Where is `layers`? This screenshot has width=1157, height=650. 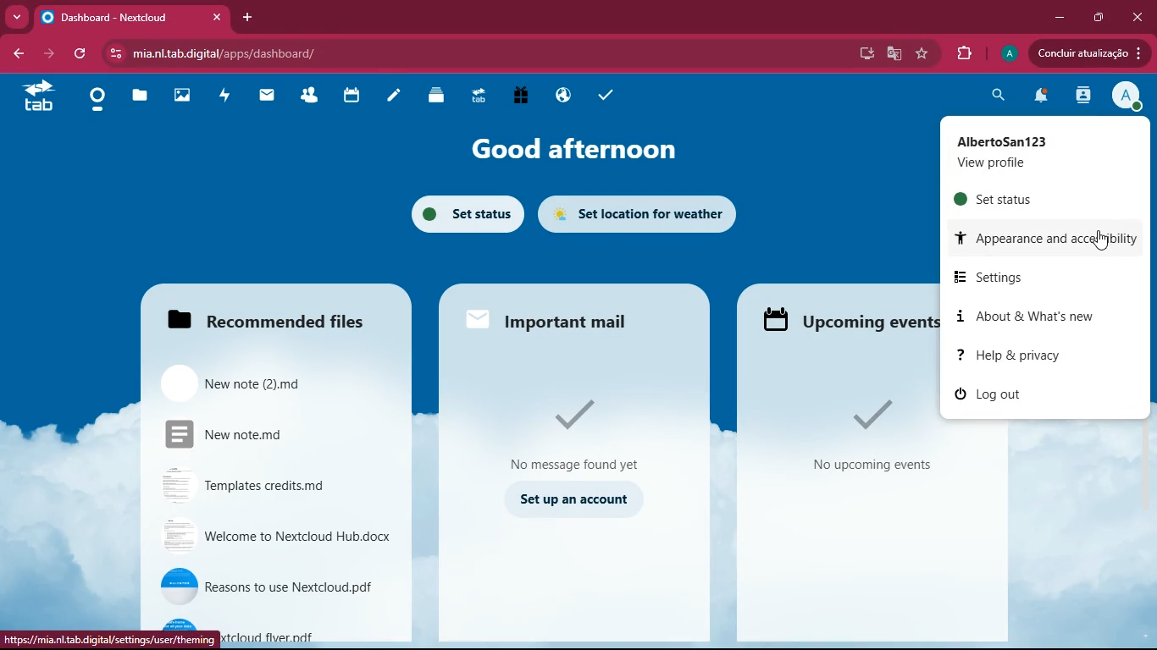
layers is located at coordinates (440, 96).